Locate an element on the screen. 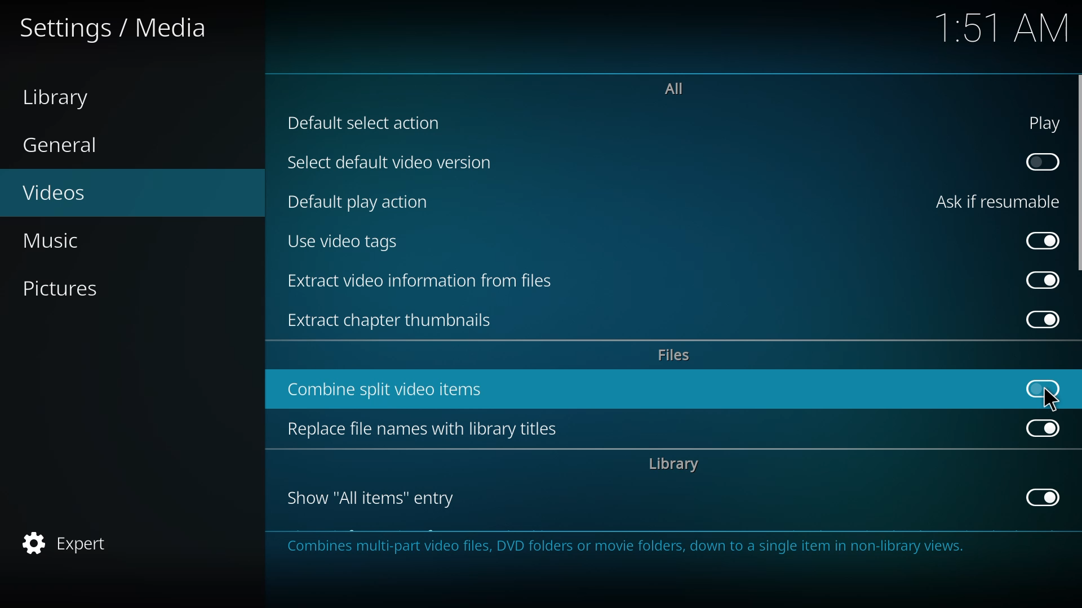 This screenshot has width=1082, height=608. enabled is located at coordinates (1040, 280).